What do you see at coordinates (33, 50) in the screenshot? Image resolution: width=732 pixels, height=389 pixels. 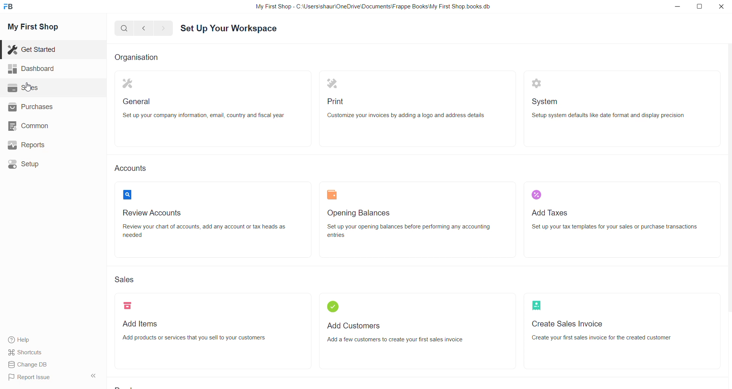 I see `Get Started` at bounding box center [33, 50].